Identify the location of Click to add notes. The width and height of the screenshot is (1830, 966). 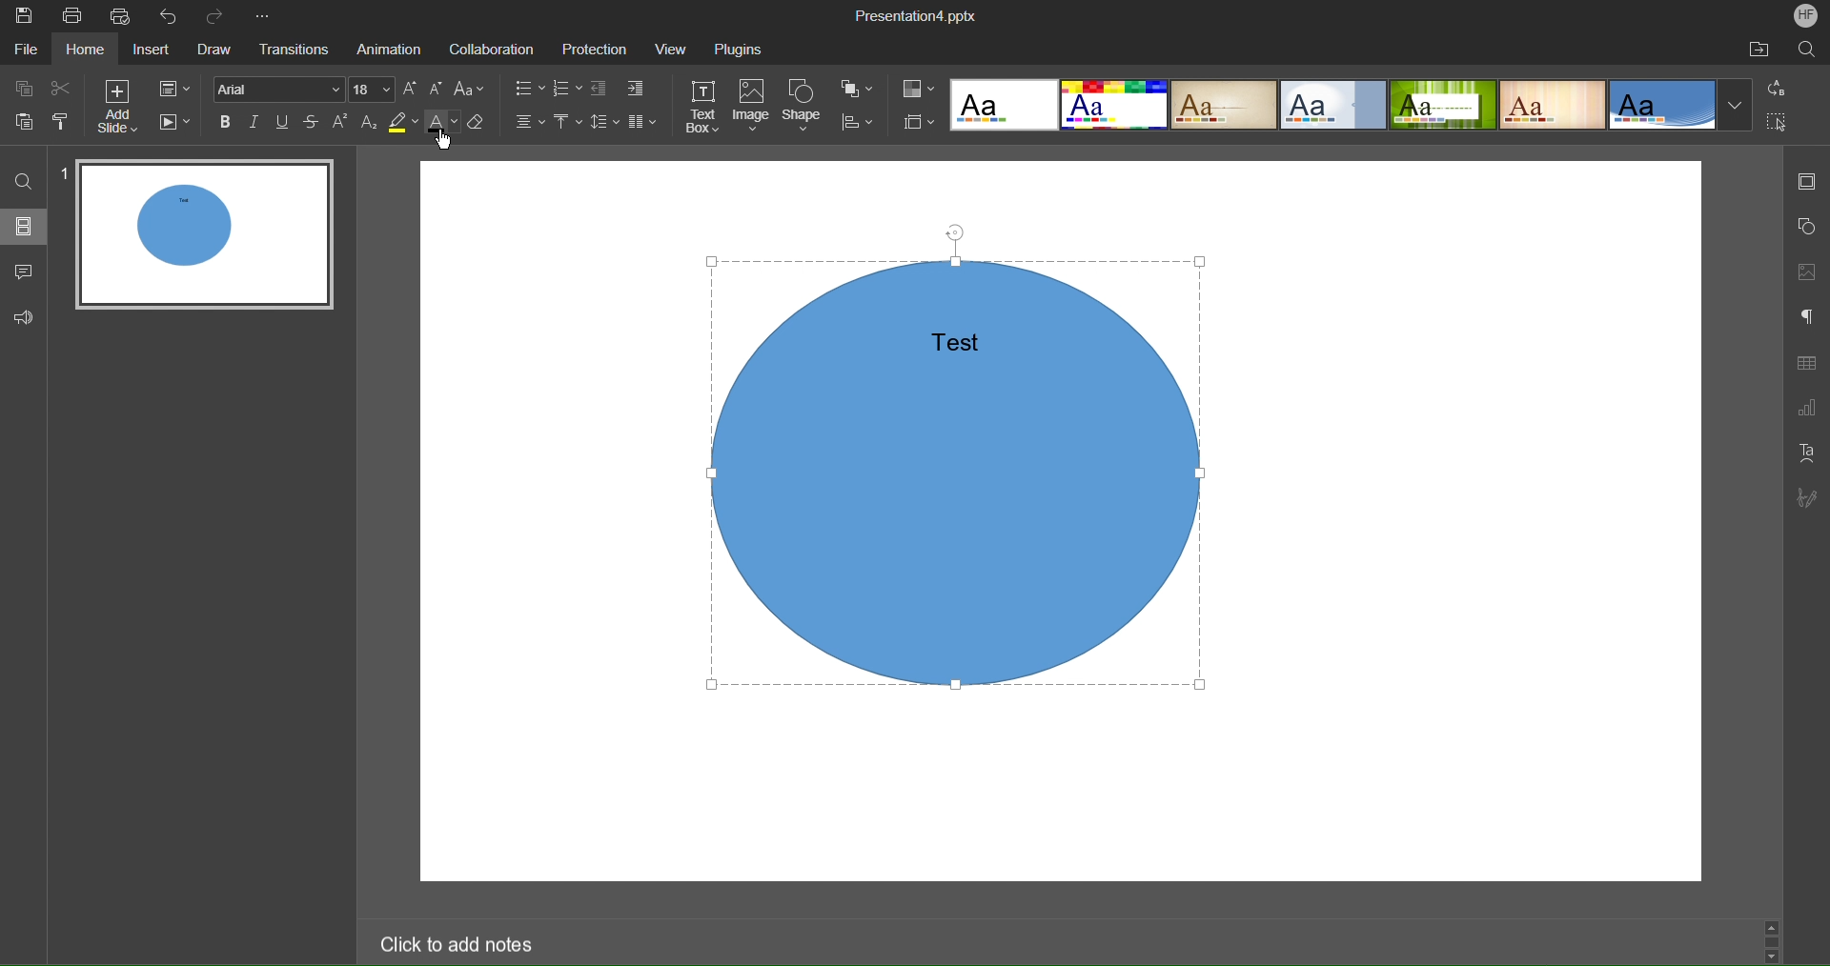
(457, 943).